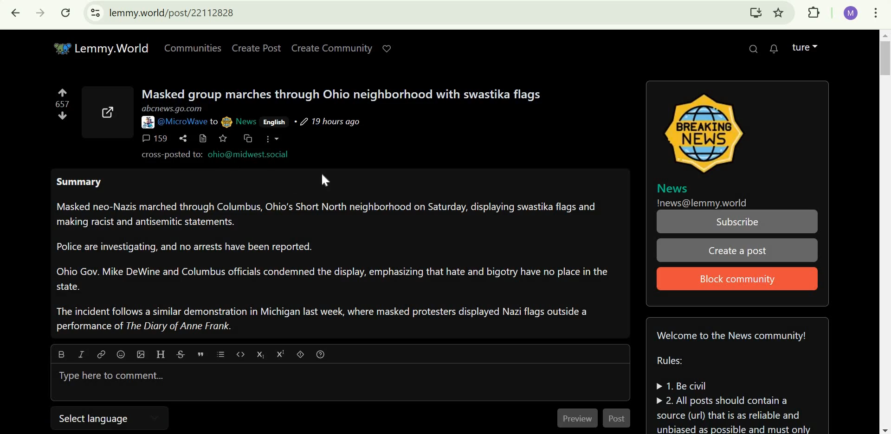  Describe the element at coordinates (146, 122) in the screenshot. I see `picture` at that location.